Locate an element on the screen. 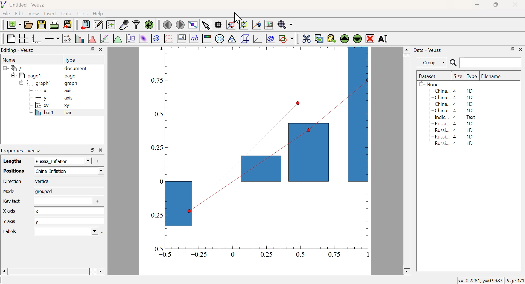 Image resolution: width=525 pixels, height=284 pixels. View is located at coordinates (33, 14).